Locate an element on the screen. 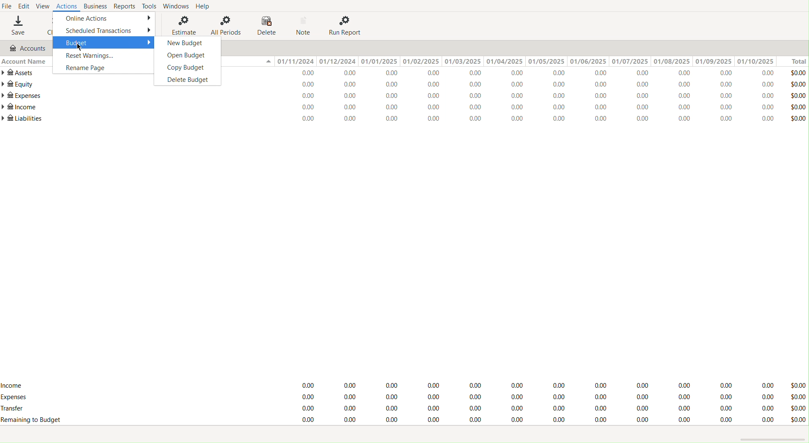 The width and height of the screenshot is (809, 443). Income is located at coordinates (537, 108).